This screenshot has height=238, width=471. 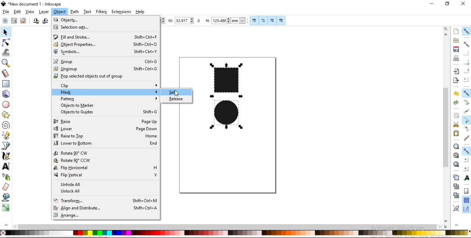 What do you see at coordinates (6, 187) in the screenshot?
I see `erase existing paths` at bounding box center [6, 187].